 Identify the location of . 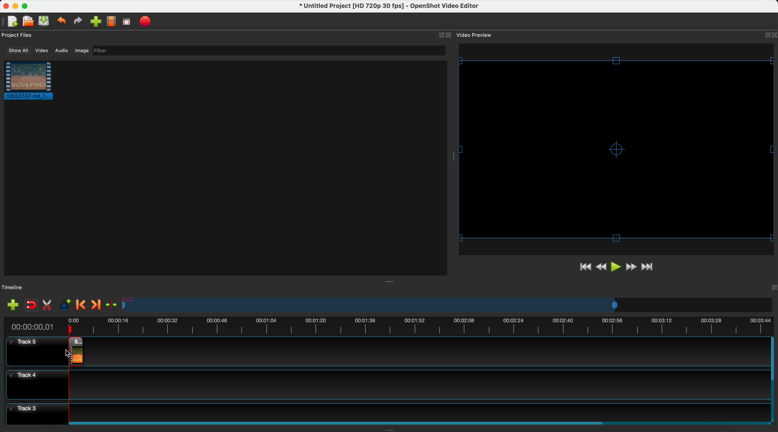
(69, 353).